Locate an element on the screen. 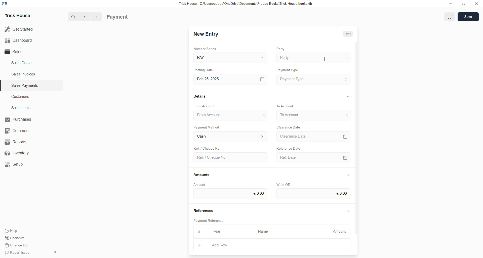 The width and height of the screenshot is (483, 258). Sales Items is located at coordinates (21, 108).